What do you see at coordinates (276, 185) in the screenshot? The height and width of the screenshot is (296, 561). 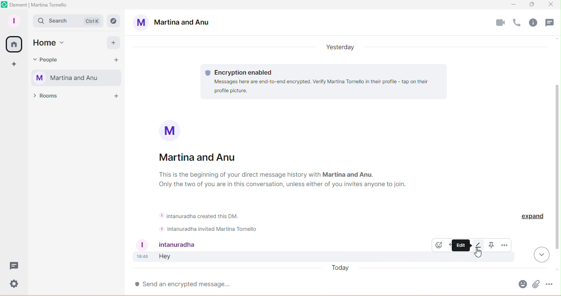 I see `Only the two of you are in this conversation, unless either of you invites anyone to join.` at bounding box center [276, 185].